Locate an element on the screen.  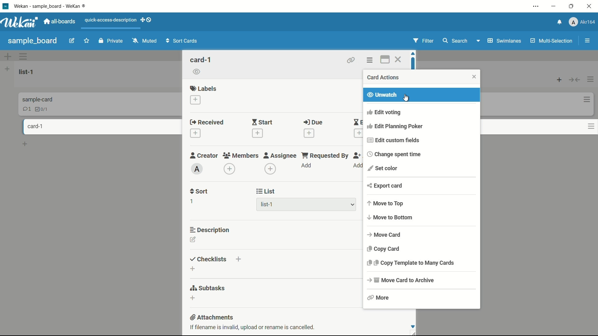
wekan - Sample_board - weaken is located at coordinates (61, 7).